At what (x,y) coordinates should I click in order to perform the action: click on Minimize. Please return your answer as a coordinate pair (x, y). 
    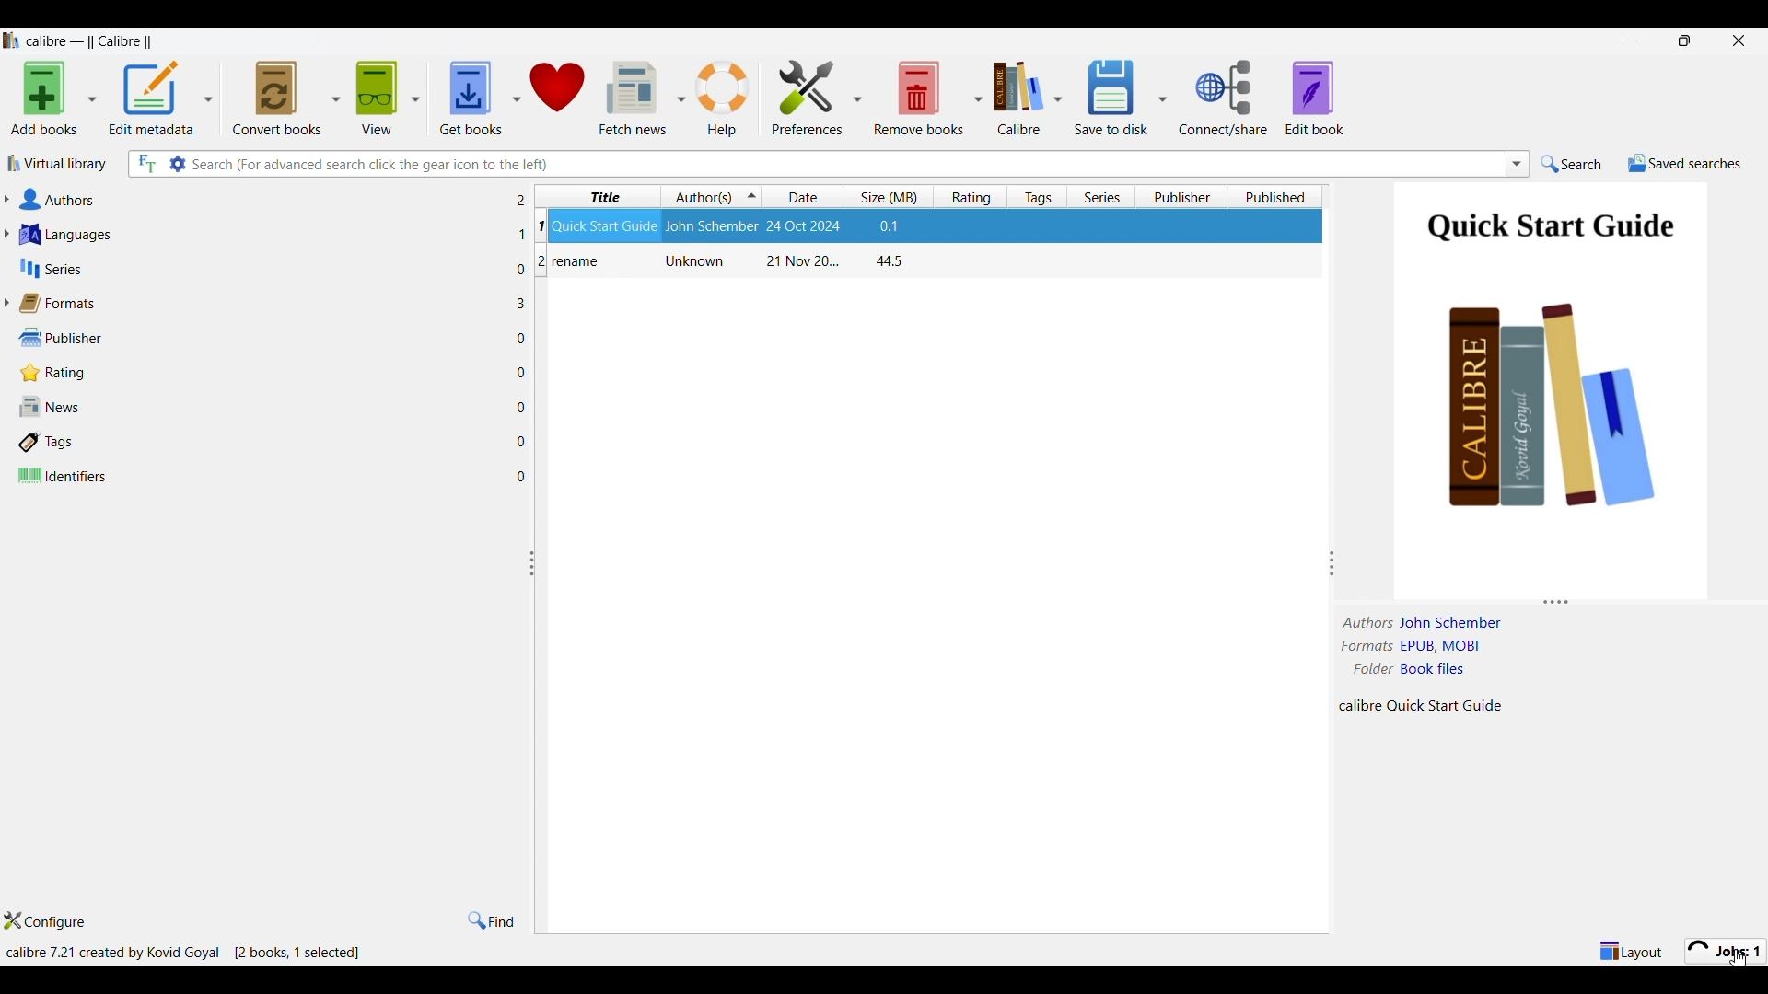
    Looking at the image, I should click on (1631, 40).